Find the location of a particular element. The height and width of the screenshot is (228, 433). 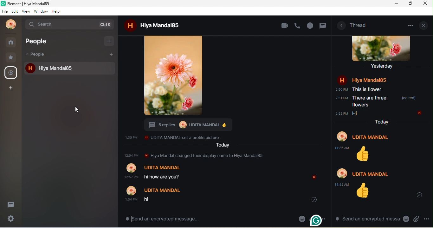

Logo is located at coordinates (3, 3).